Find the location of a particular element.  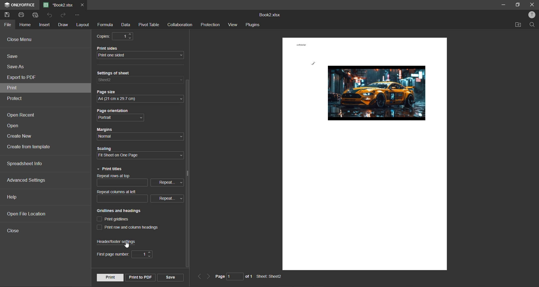

help is located at coordinates (14, 197).